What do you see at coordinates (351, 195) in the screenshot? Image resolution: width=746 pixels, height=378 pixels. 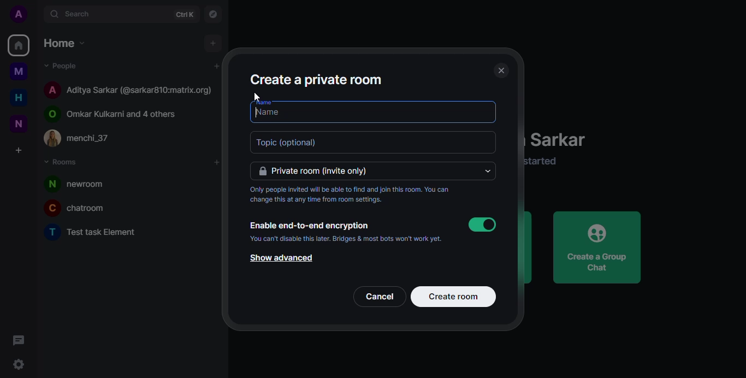 I see `info- only people invited will be able to find and join this room.` at bounding box center [351, 195].